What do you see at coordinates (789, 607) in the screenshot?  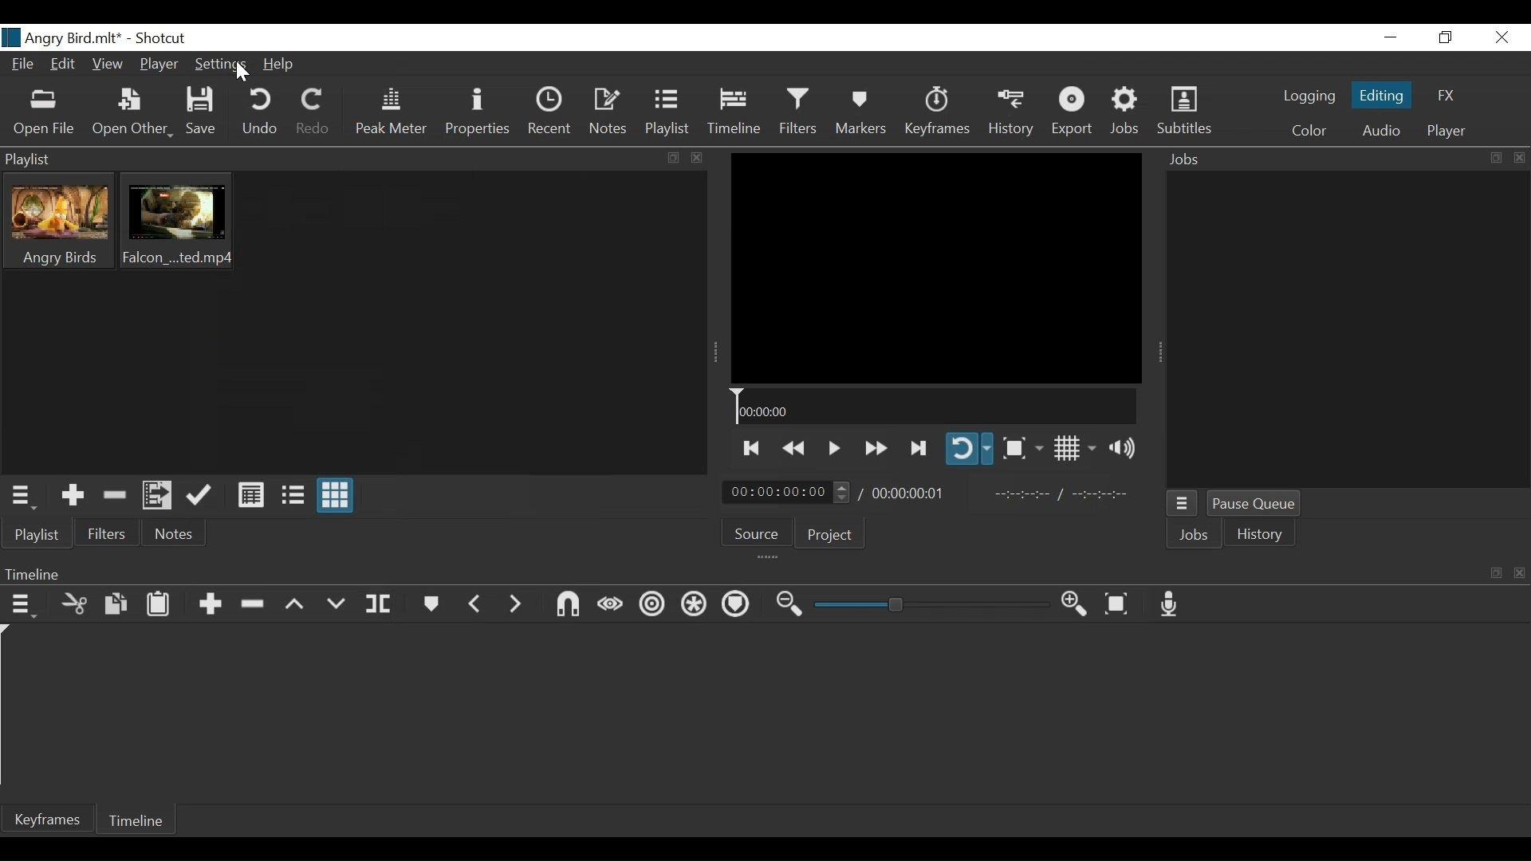 I see `Zoom timeline out` at bounding box center [789, 607].